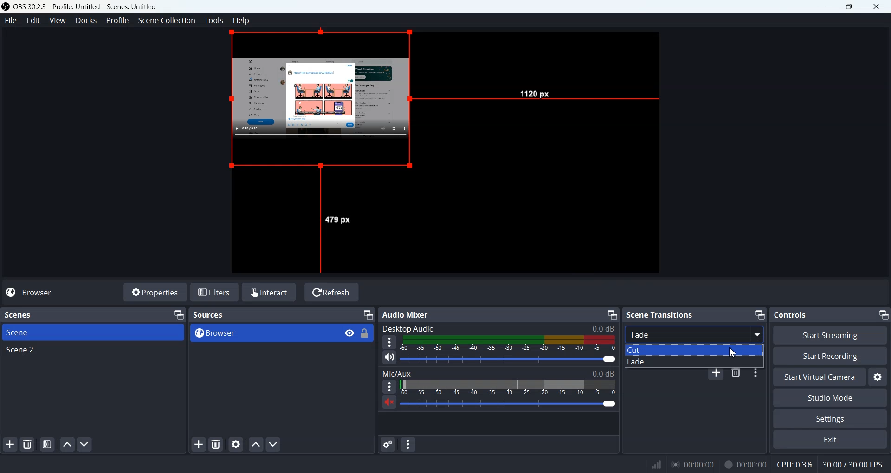 The width and height of the screenshot is (891, 473). Describe the element at coordinates (822, 6) in the screenshot. I see `Minimize` at that location.